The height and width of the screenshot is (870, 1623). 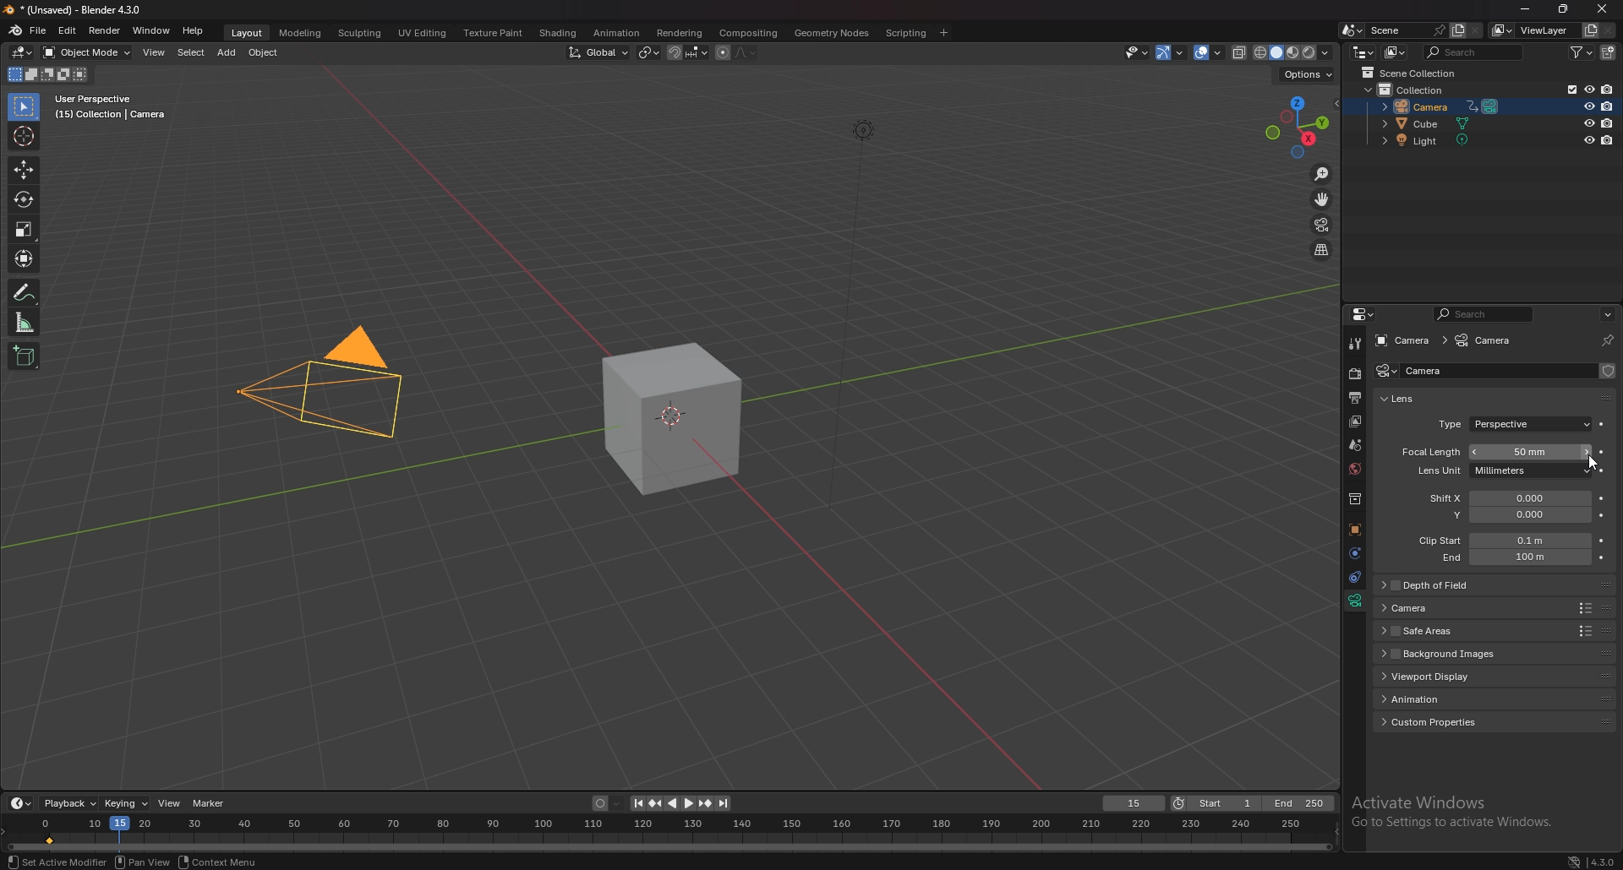 I want to click on measure, so click(x=25, y=321).